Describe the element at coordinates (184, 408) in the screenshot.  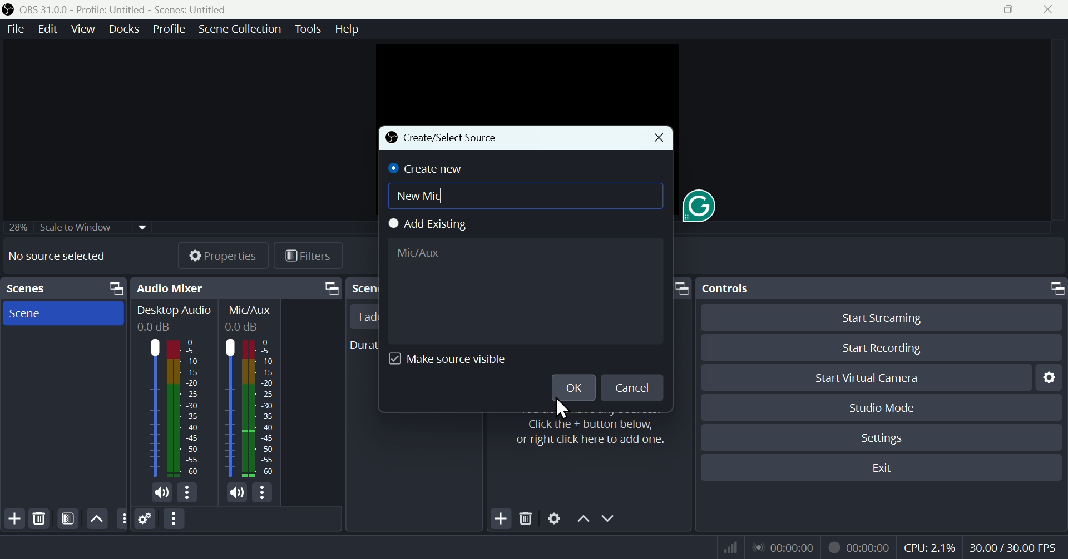
I see `Desktop Audio bar` at that location.